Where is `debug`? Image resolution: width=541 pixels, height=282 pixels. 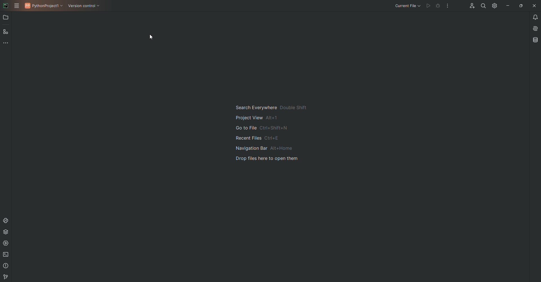
debug is located at coordinates (437, 6).